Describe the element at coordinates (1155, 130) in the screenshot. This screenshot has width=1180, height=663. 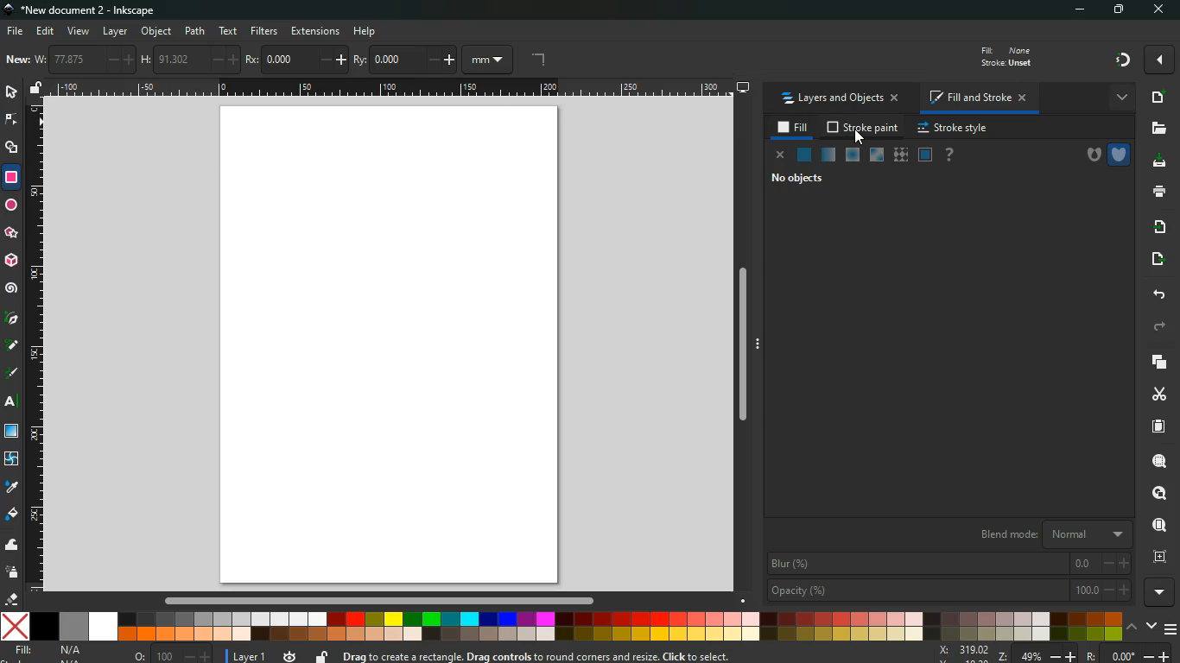
I see `files` at that location.